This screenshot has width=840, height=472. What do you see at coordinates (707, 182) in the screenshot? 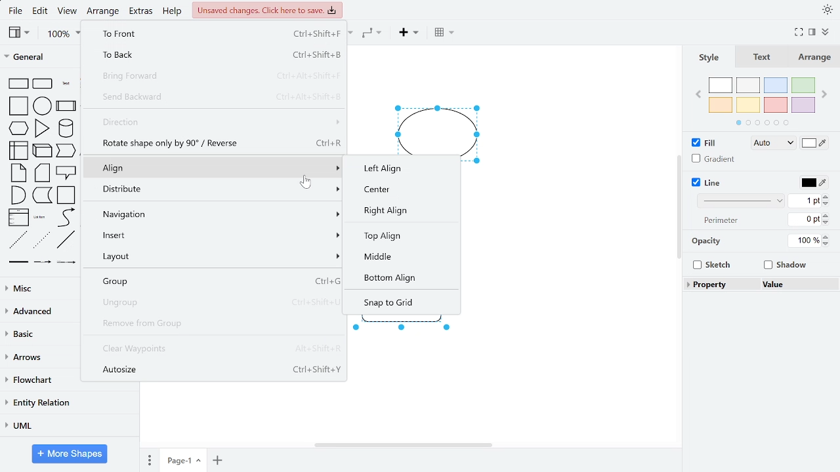
I see `Line` at bounding box center [707, 182].